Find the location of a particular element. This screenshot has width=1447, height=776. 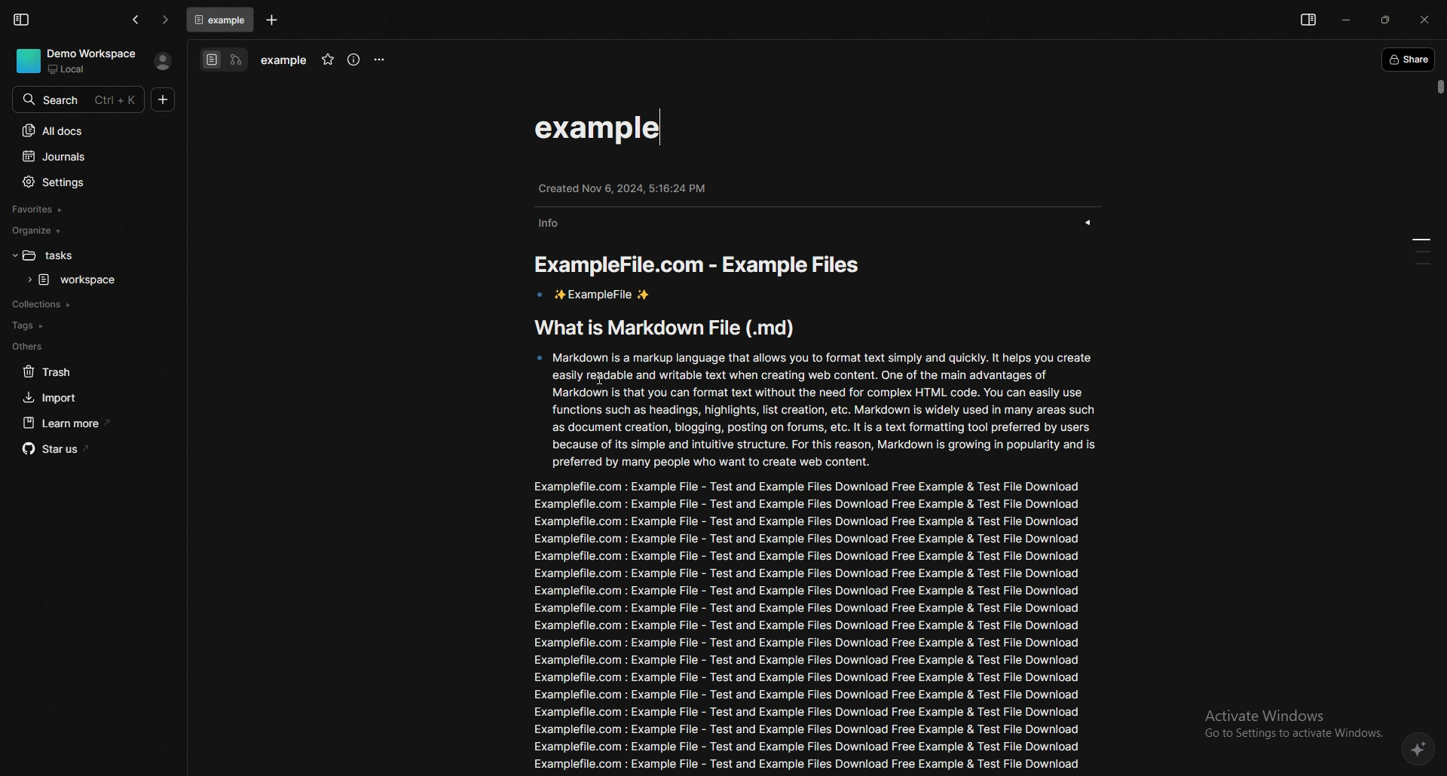

show is located at coordinates (1088, 222).